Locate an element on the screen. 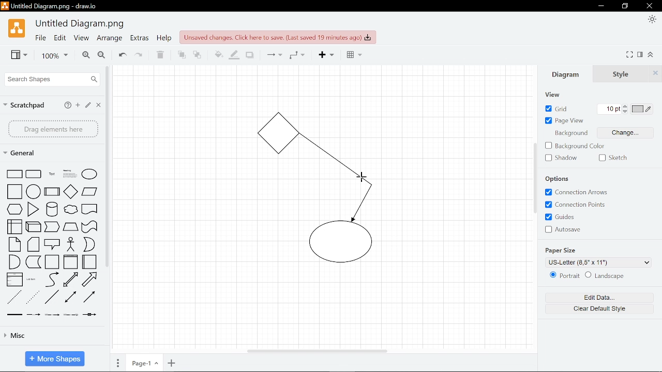  radio button is located at coordinates (588, 275).